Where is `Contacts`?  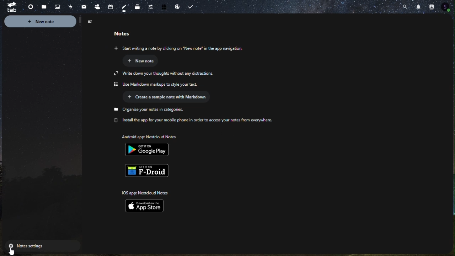 Contacts is located at coordinates (432, 6).